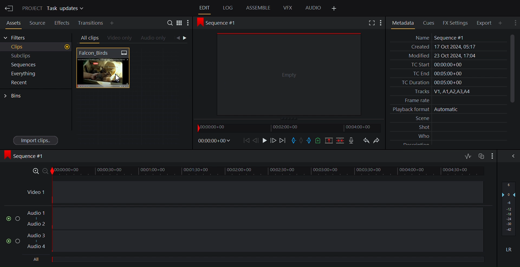 This screenshot has width=520, height=267. I want to click on Bins, so click(13, 96).